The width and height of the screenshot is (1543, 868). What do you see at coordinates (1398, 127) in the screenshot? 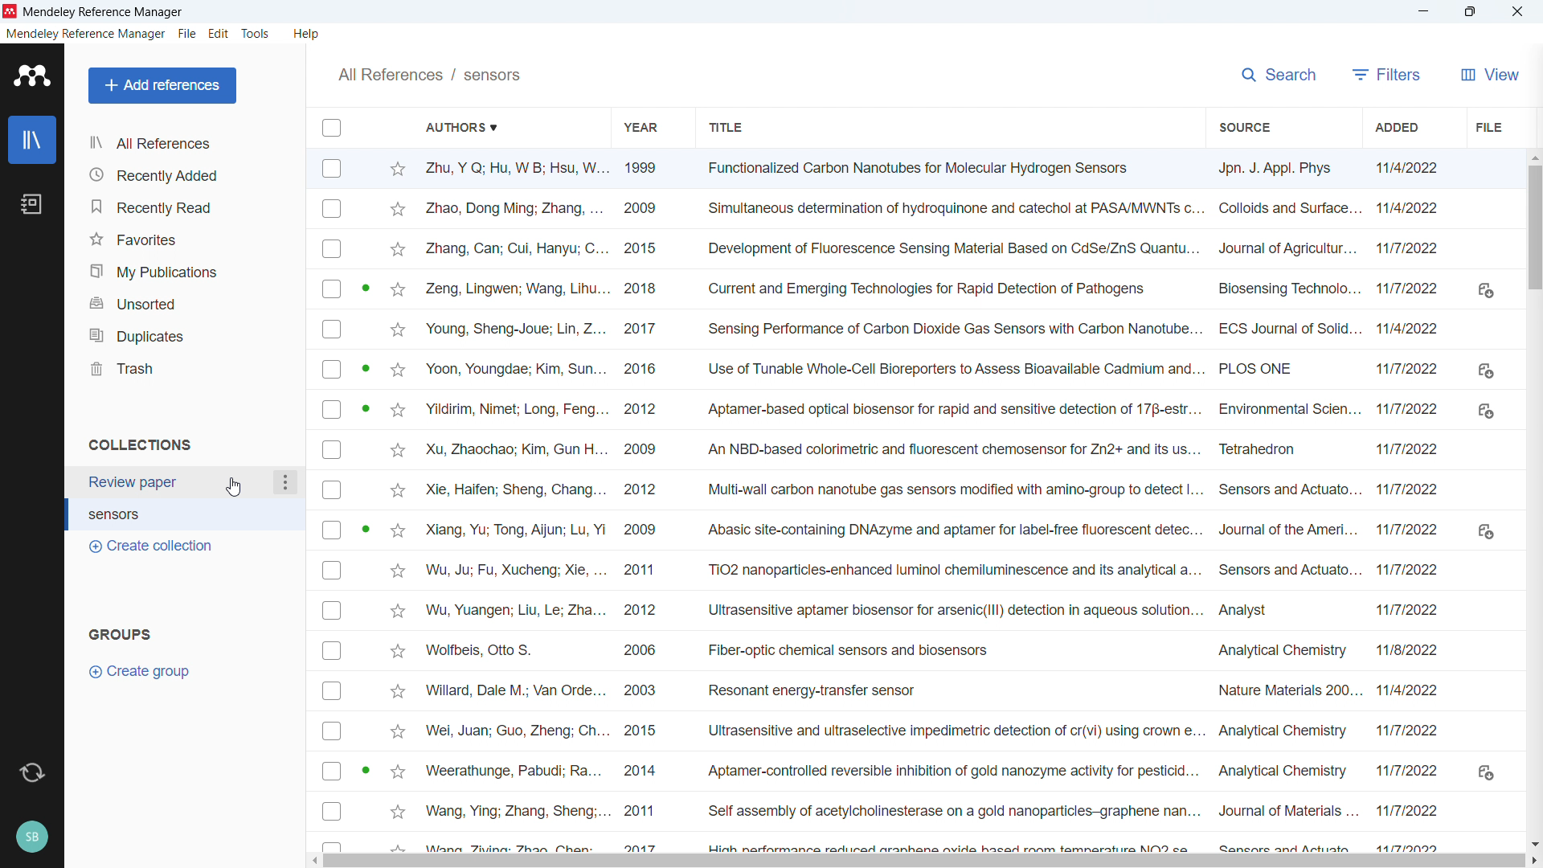
I see `Sort by date added ` at bounding box center [1398, 127].